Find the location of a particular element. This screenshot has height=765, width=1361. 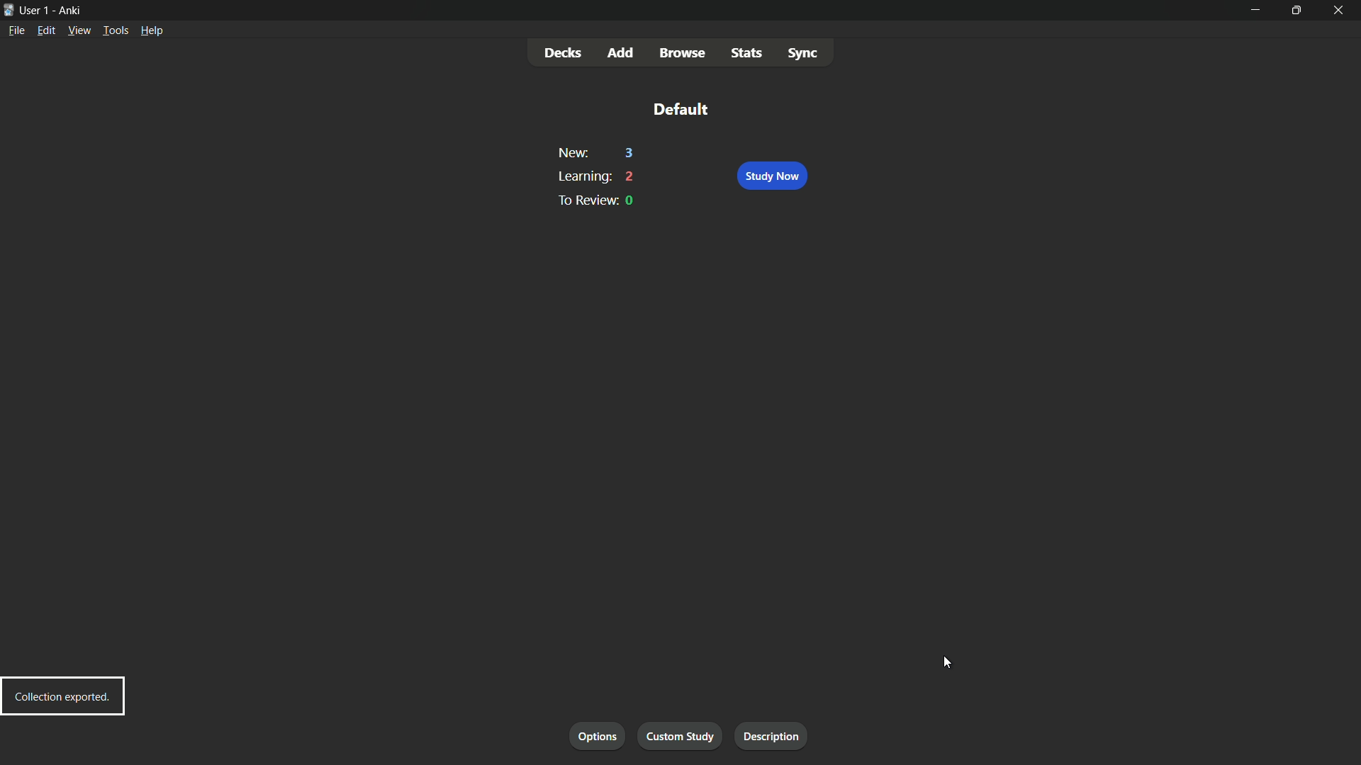

collection exported is located at coordinates (62, 696).